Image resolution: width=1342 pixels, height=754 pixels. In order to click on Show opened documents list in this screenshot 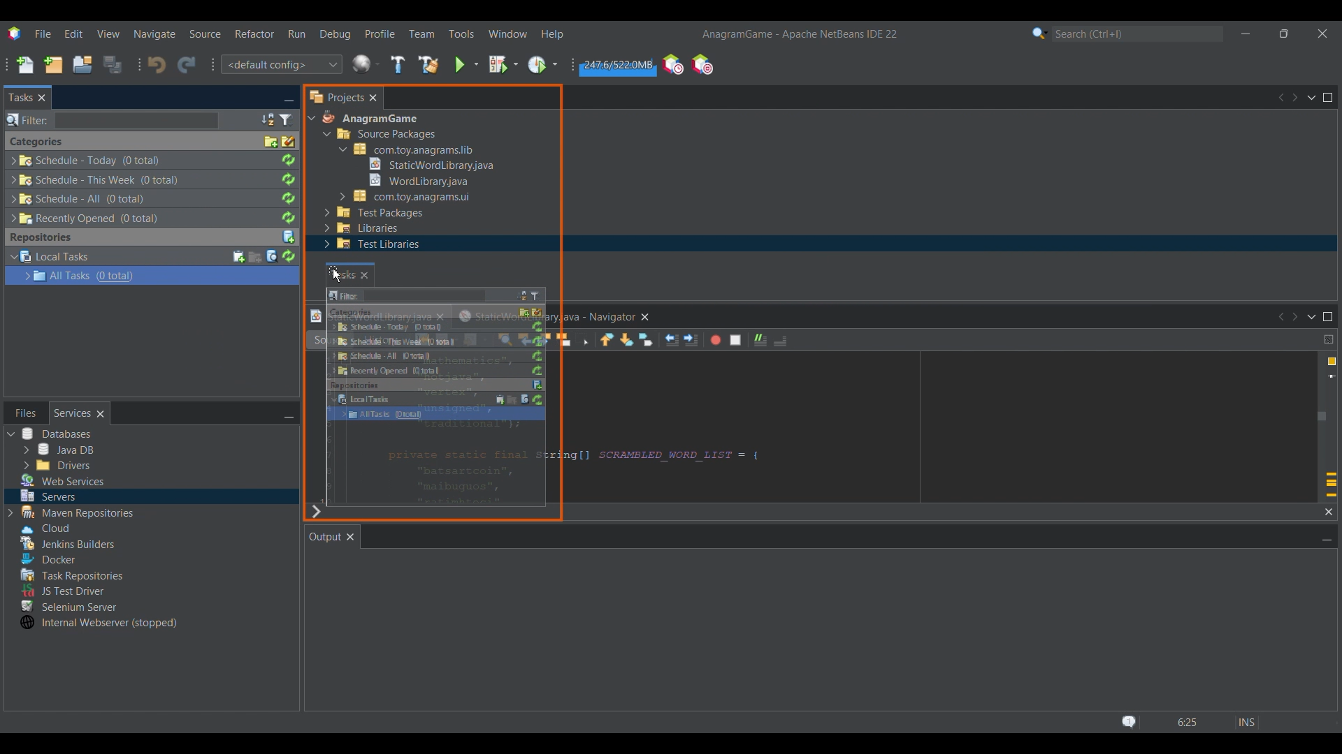, I will do `click(1313, 318)`.